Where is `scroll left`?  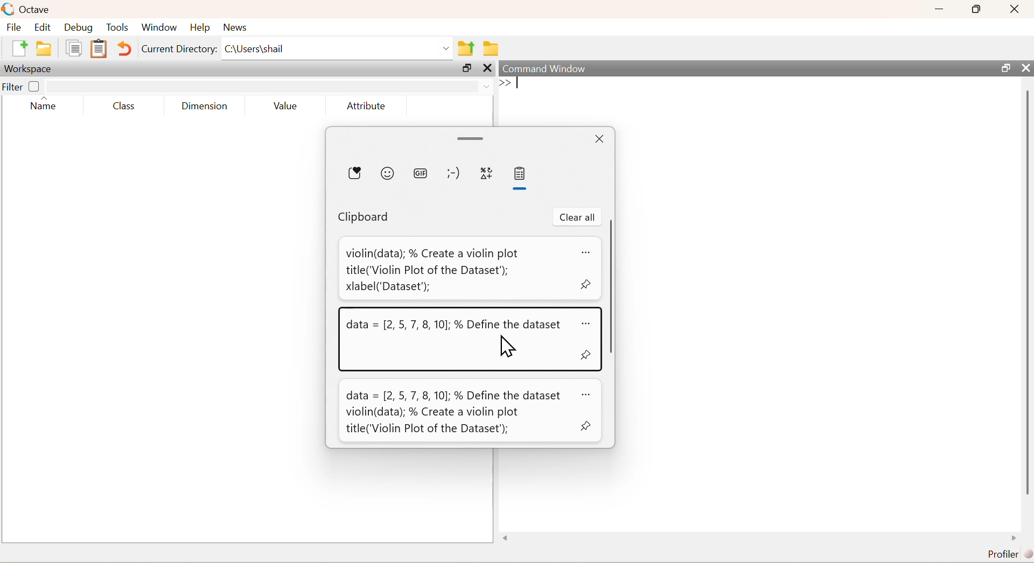
scroll left is located at coordinates (506, 538).